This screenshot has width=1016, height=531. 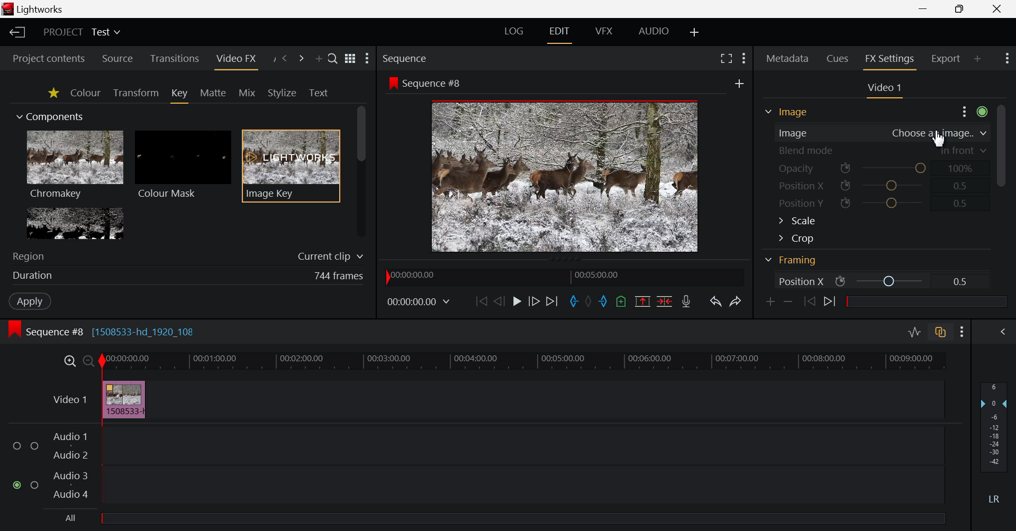 What do you see at coordinates (418, 300) in the screenshot?
I see `00:00:00:00` at bounding box center [418, 300].